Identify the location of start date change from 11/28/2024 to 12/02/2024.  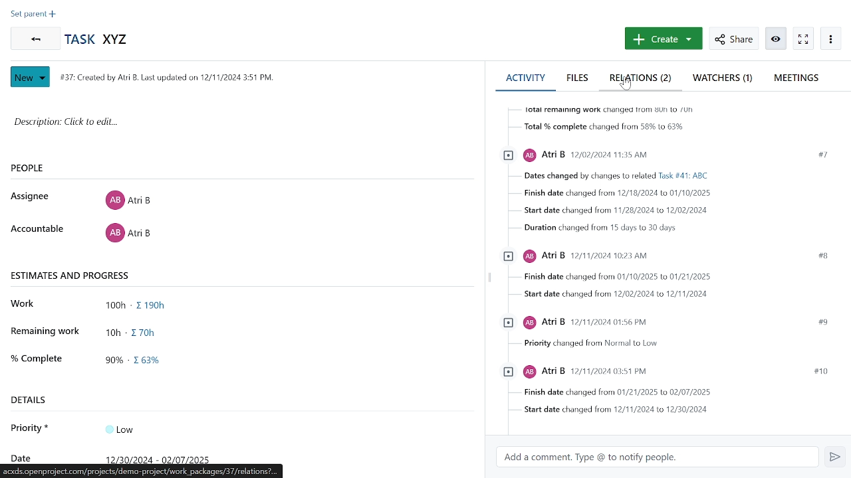
(611, 210).